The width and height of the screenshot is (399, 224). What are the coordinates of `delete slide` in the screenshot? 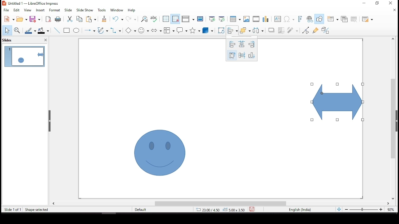 It's located at (355, 19).